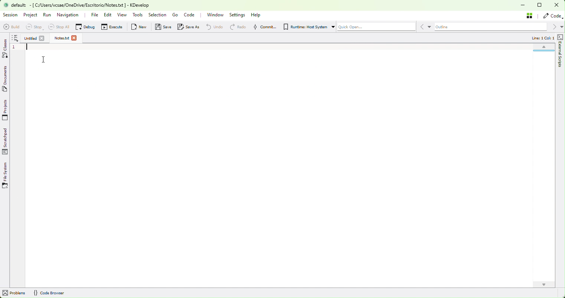 Image resolution: width=565 pixels, height=298 pixels. I want to click on Code, so click(192, 16).